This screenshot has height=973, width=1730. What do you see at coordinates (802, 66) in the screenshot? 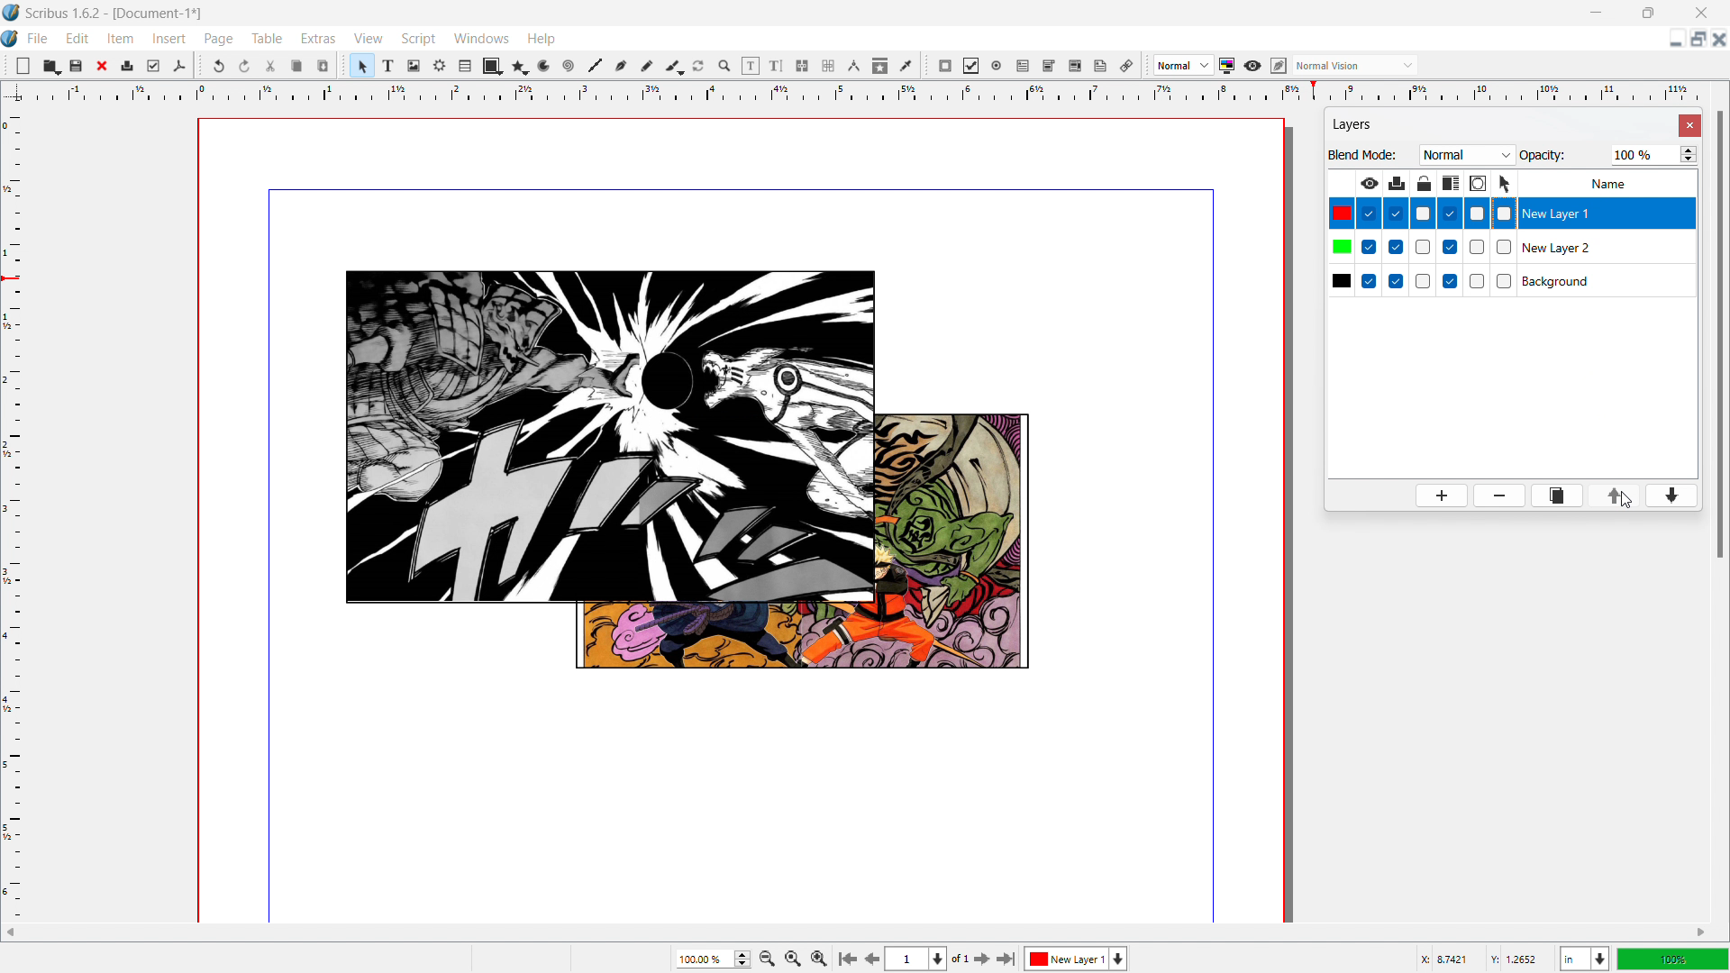
I see `link text frames` at bounding box center [802, 66].